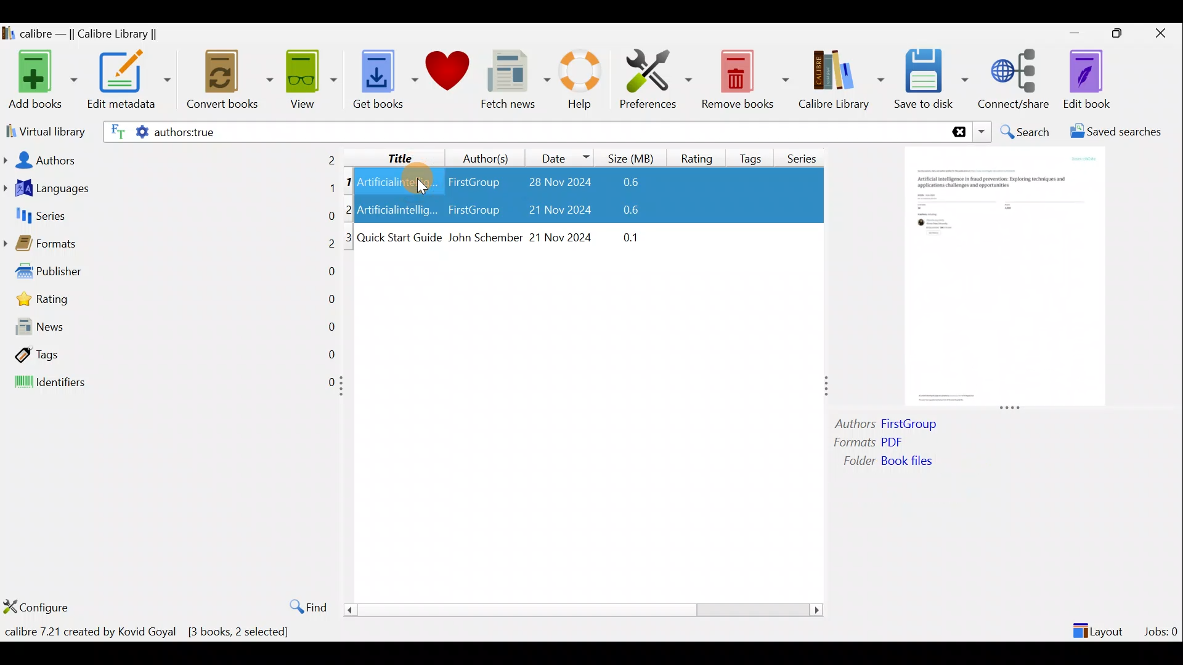 The image size is (1183, 665). What do you see at coordinates (1123, 34) in the screenshot?
I see `Maximize` at bounding box center [1123, 34].